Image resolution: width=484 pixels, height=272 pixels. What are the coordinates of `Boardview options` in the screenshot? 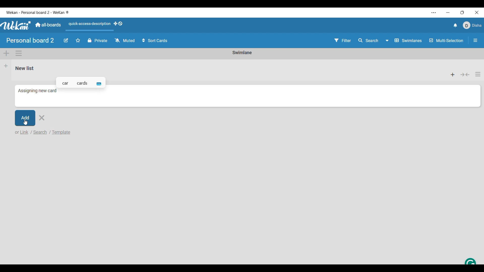 It's located at (404, 41).